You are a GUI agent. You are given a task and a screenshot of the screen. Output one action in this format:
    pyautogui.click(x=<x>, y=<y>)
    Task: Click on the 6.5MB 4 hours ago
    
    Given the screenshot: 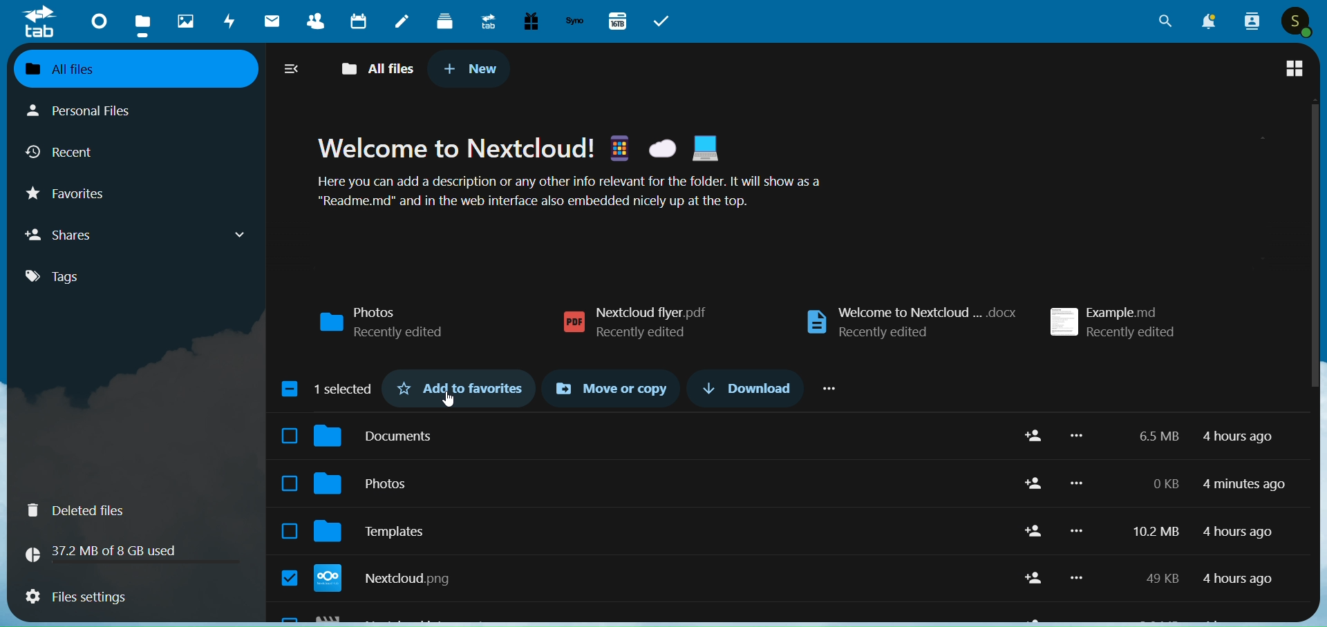 What is the action you would take?
    pyautogui.click(x=1205, y=436)
    